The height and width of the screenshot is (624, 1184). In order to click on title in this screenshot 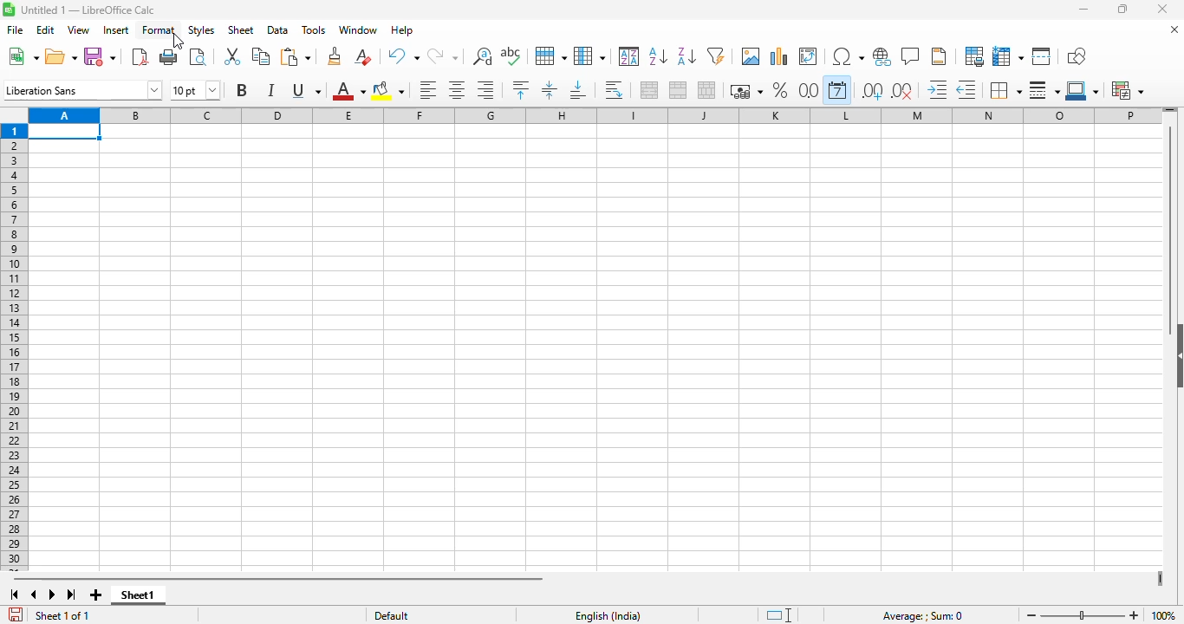, I will do `click(88, 10)`.